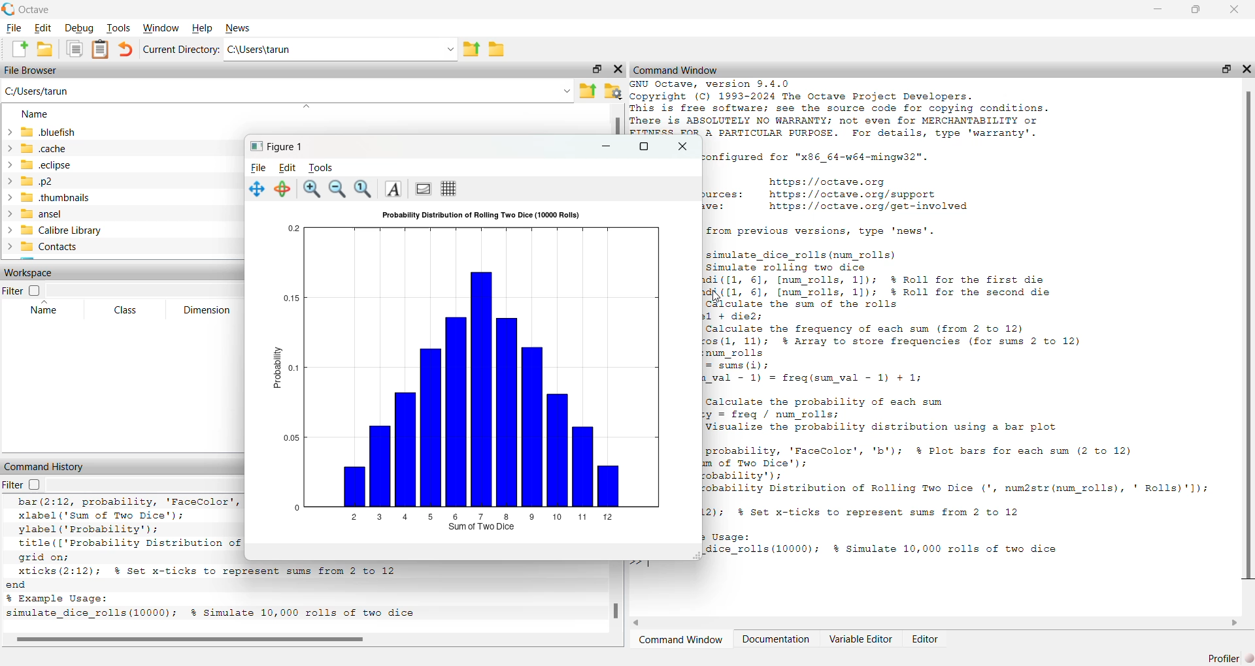  What do you see at coordinates (288, 167) in the screenshot?
I see `Edit` at bounding box center [288, 167].